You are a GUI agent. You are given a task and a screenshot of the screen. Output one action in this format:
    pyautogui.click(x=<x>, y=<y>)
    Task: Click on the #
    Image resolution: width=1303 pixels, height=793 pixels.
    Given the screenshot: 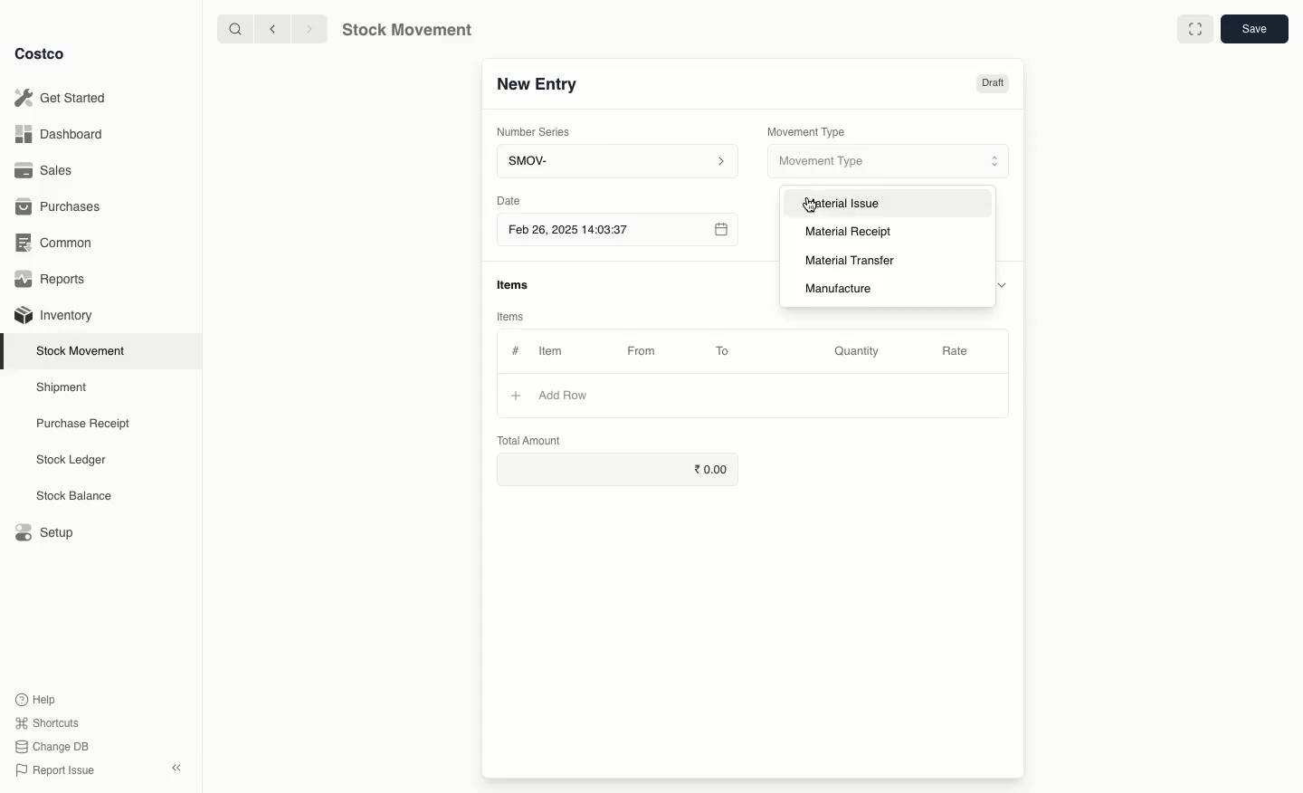 What is the action you would take?
    pyautogui.click(x=516, y=351)
    